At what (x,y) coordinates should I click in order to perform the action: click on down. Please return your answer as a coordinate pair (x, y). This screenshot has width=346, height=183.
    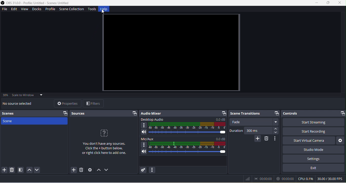
    Looking at the image, I should click on (108, 170).